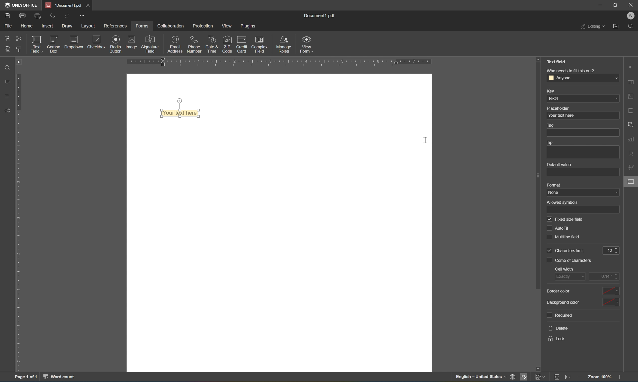 The image size is (638, 382). Describe the element at coordinates (211, 44) in the screenshot. I see `date and time` at that location.